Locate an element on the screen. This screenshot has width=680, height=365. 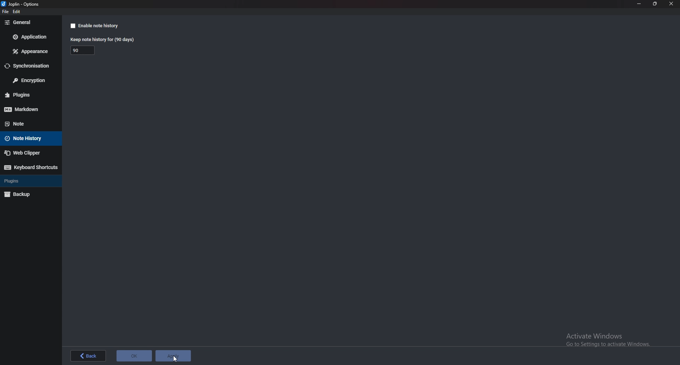
general is located at coordinates (29, 22).